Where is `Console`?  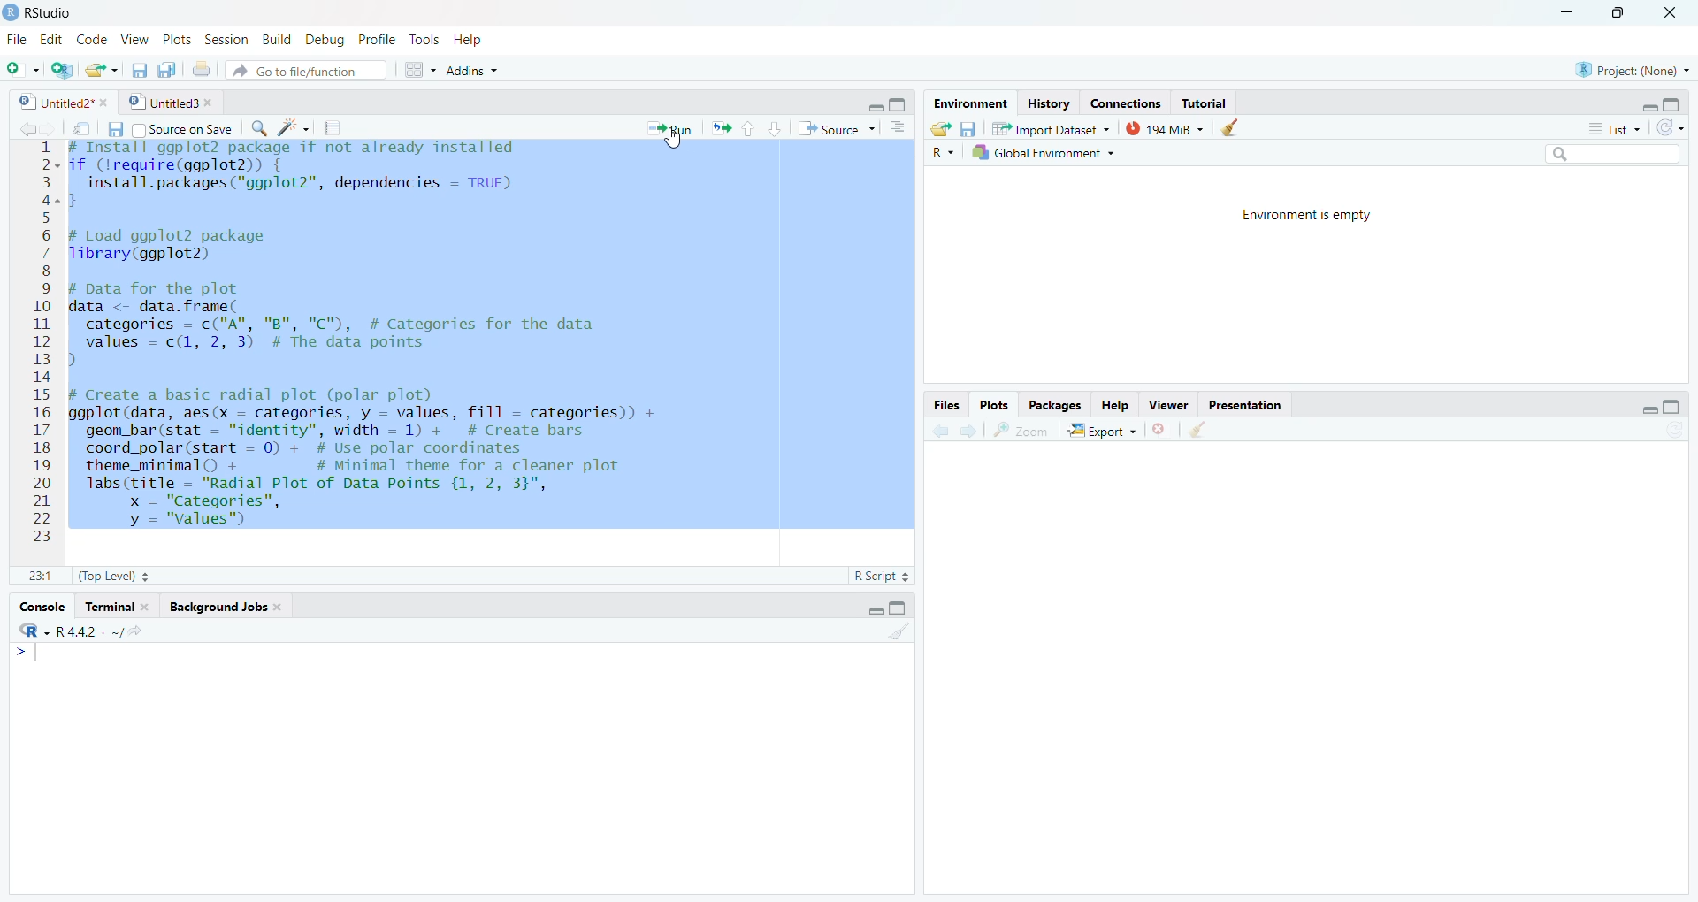
Console is located at coordinates (37, 608).